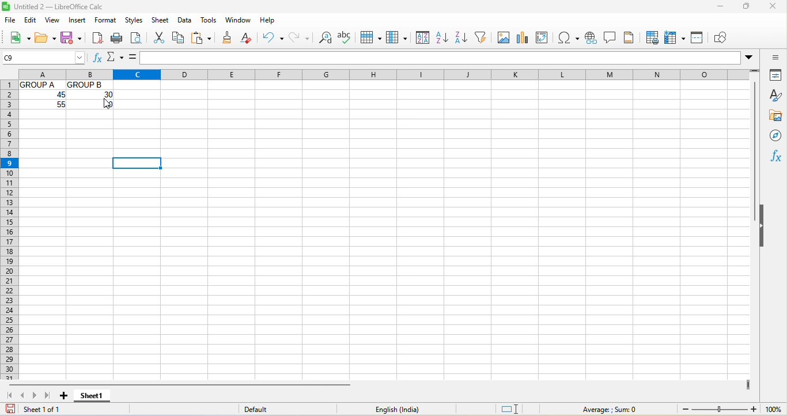 The height and width of the screenshot is (416, 787). I want to click on file, so click(10, 21).